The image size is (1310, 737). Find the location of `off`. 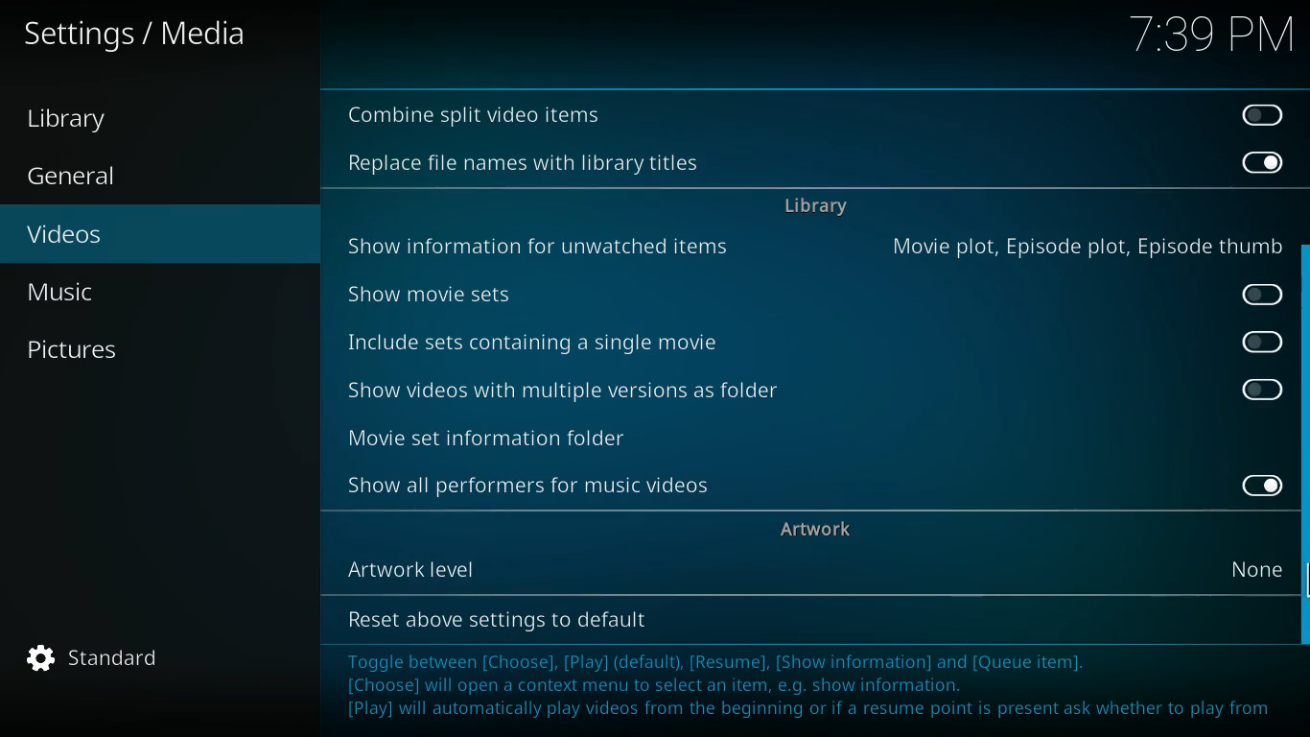

off is located at coordinates (1264, 343).